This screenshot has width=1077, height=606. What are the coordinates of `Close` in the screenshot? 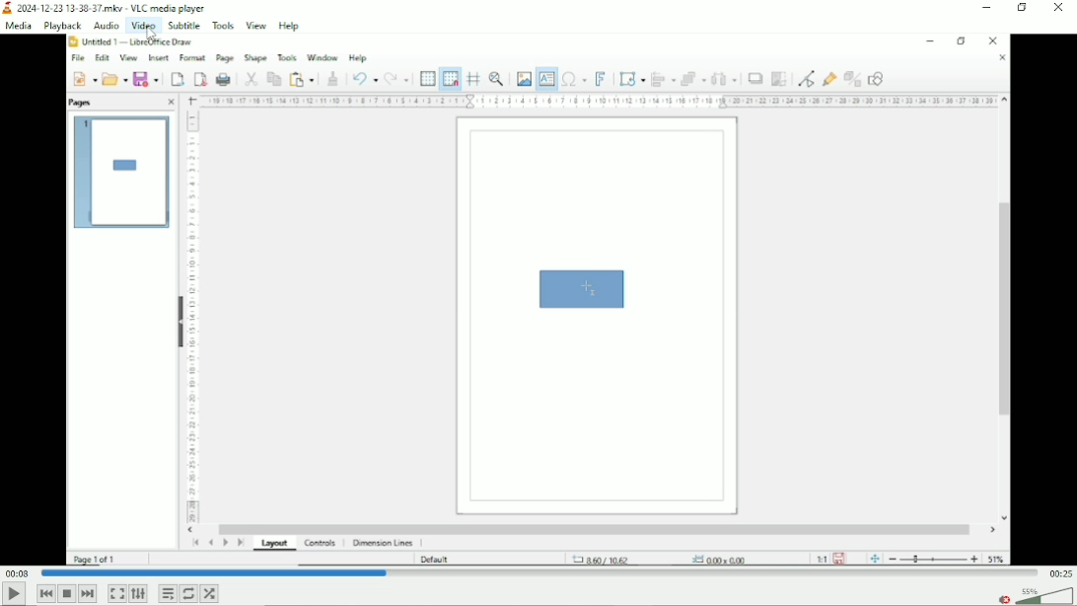 It's located at (1060, 10).